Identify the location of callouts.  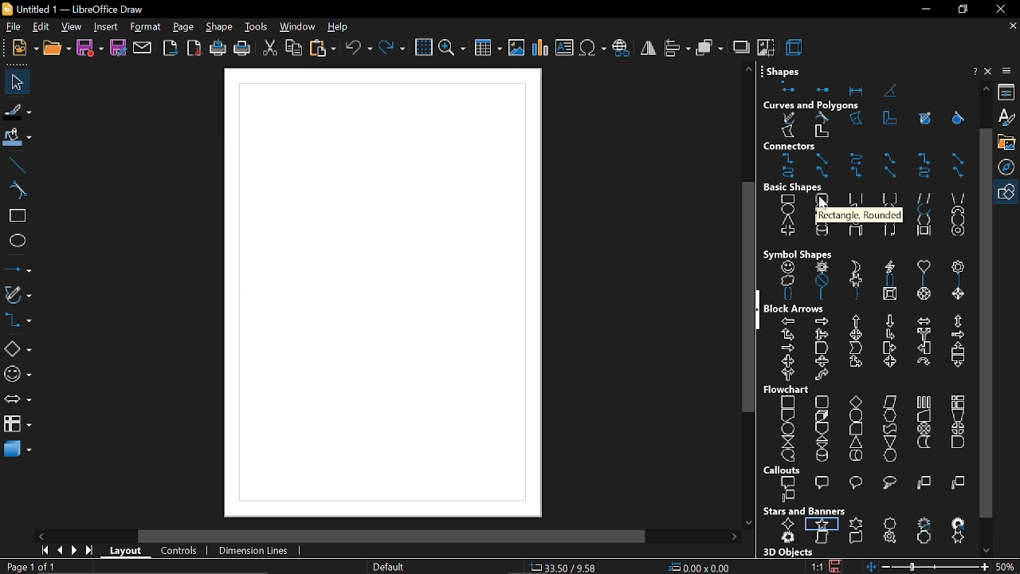
(785, 470).